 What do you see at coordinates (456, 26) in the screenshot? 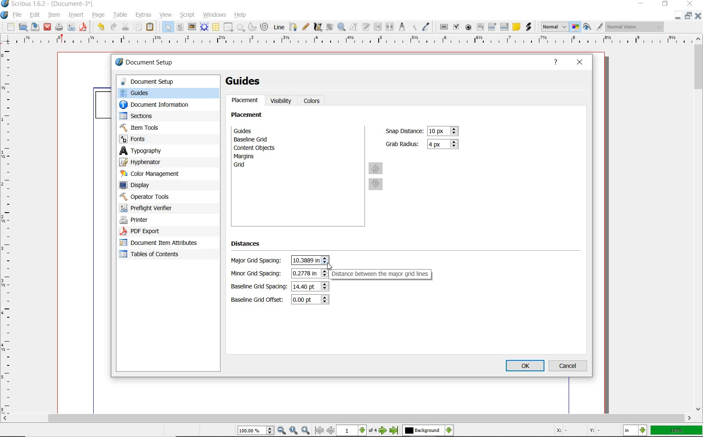
I see `pdf check box` at bounding box center [456, 26].